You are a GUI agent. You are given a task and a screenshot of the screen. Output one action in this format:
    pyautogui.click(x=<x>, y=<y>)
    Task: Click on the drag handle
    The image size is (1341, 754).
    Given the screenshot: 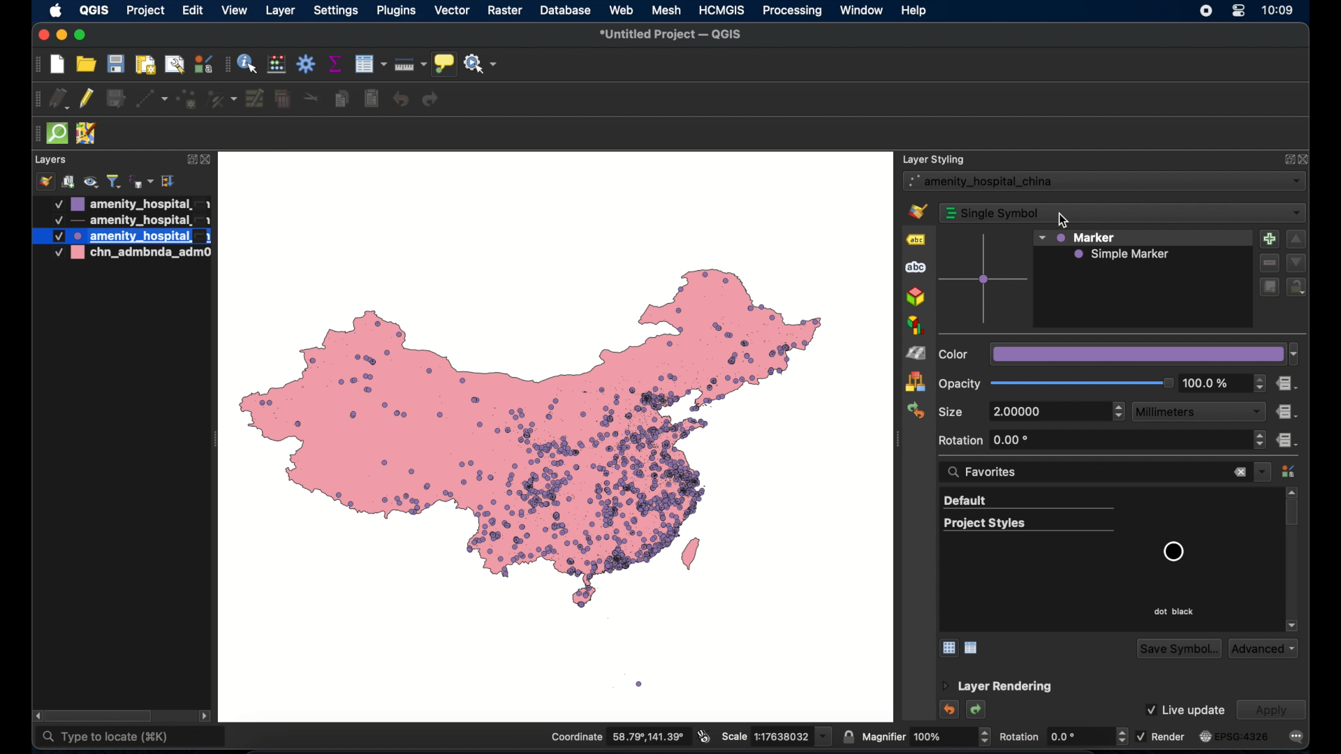 What is the action you would take?
    pyautogui.click(x=34, y=134)
    